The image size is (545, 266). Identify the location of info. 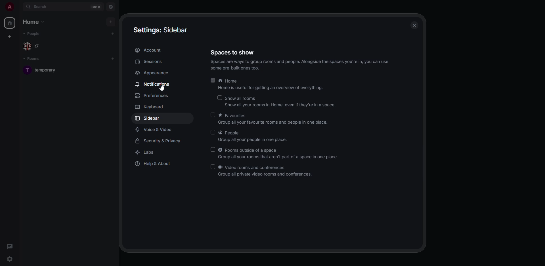
(301, 66).